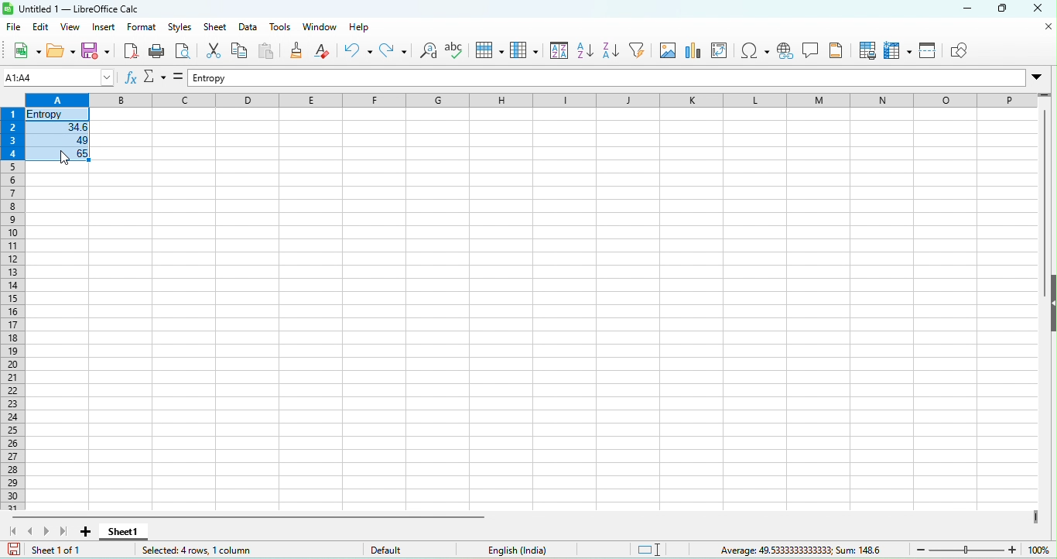 This screenshot has width=1057, height=559. Describe the element at coordinates (22, 50) in the screenshot. I see `new` at that location.